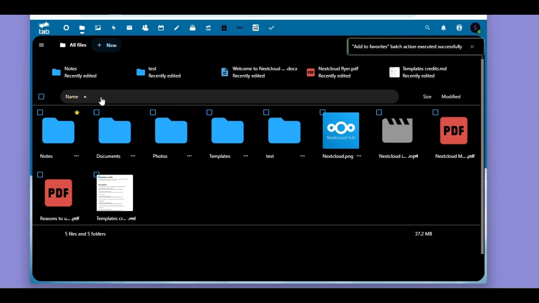 The image size is (539, 303). I want to click on Activity, so click(112, 28).